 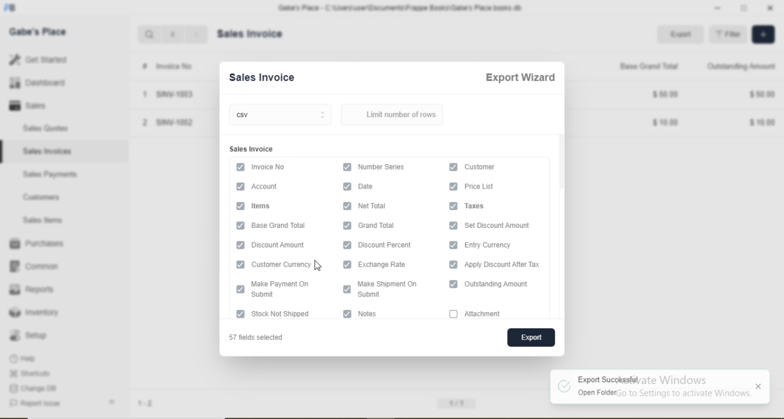 I want to click on 1 SINV-1003, so click(x=166, y=95).